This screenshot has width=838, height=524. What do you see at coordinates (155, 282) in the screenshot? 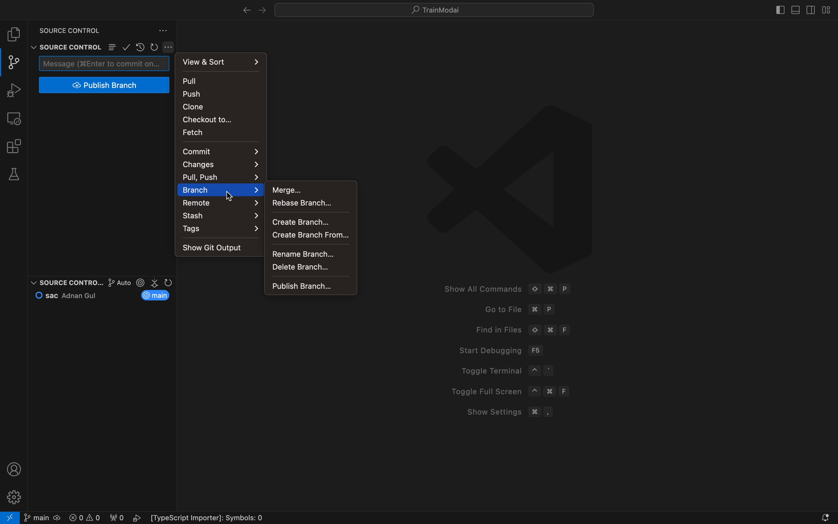
I see `version control section` at bounding box center [155, 282].